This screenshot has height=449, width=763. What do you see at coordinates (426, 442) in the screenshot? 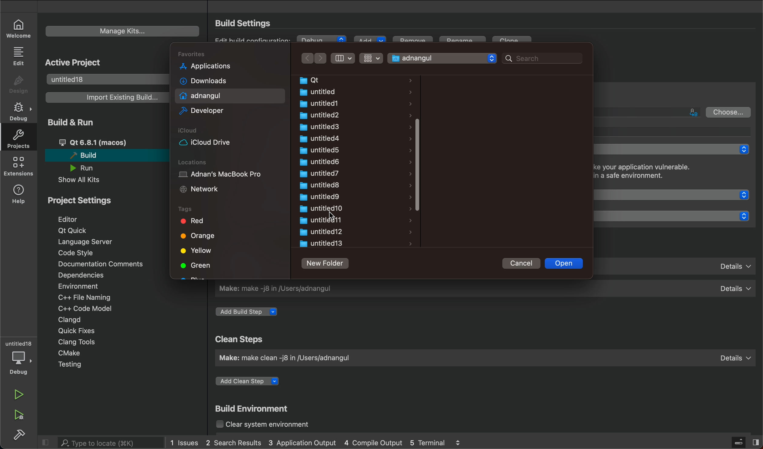
I see `5 Terminal` at bounding box center [426, 442].